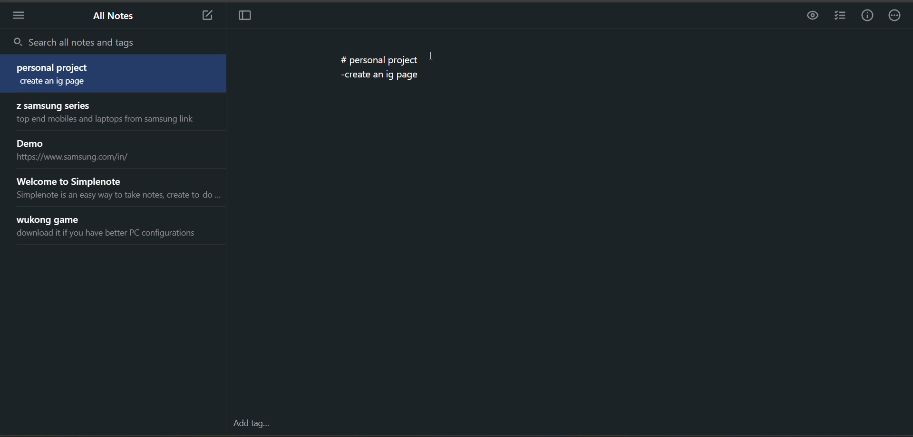  I want to click on note title and preview, so click(110, 73).